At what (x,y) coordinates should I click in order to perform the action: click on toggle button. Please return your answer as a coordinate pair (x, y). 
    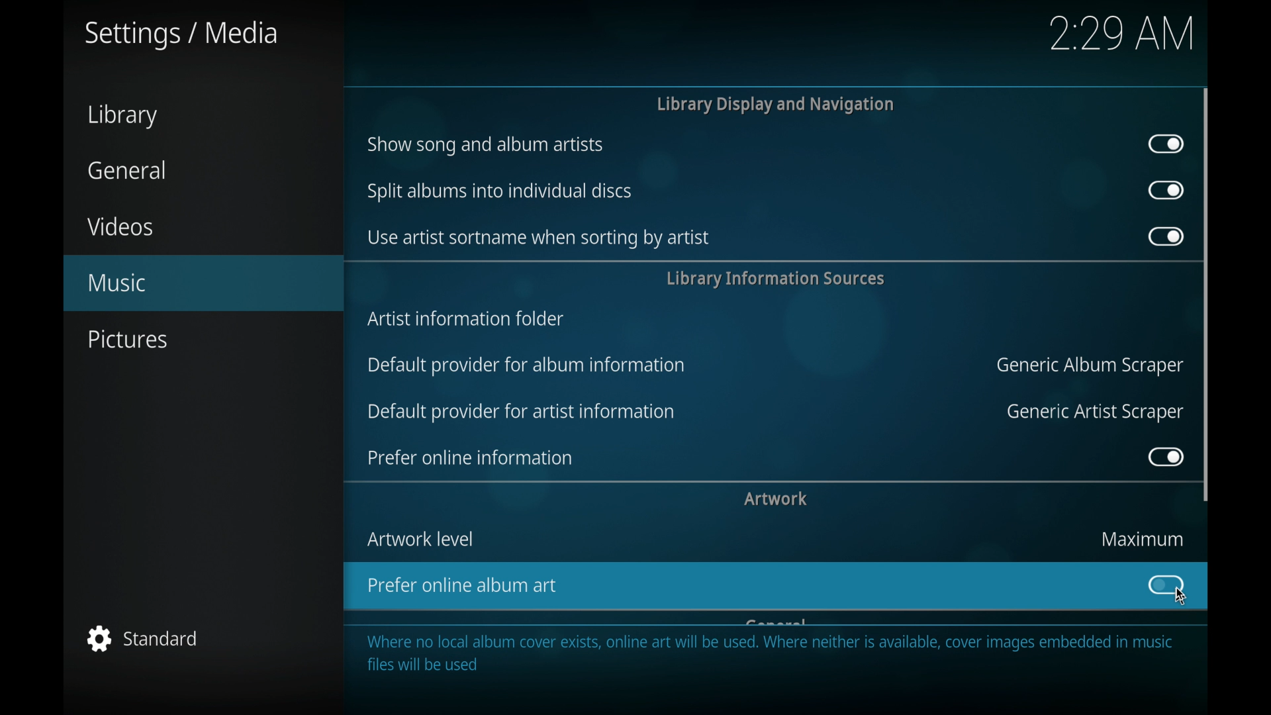
    Looking at the image, I should click on (1165, 144).